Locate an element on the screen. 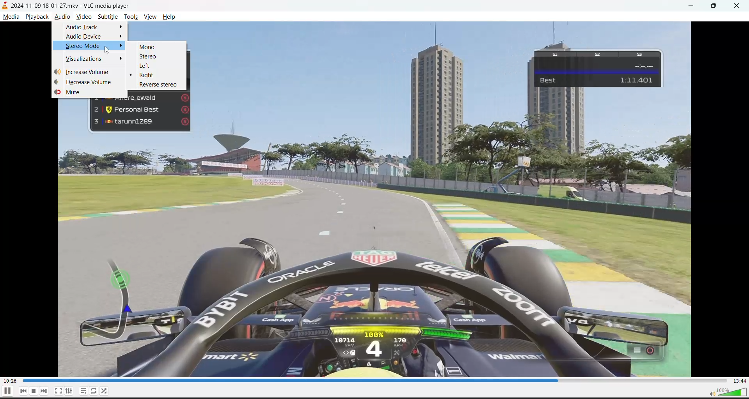 The height and width of the screenshot is (399, 749). preview is located at coordinates (161, 32).